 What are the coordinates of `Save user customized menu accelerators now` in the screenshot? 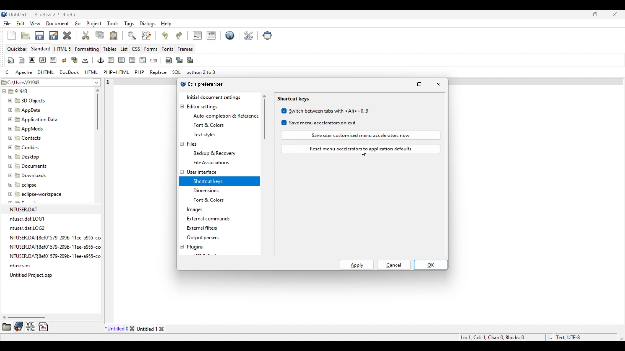 It's located at (361, 135).